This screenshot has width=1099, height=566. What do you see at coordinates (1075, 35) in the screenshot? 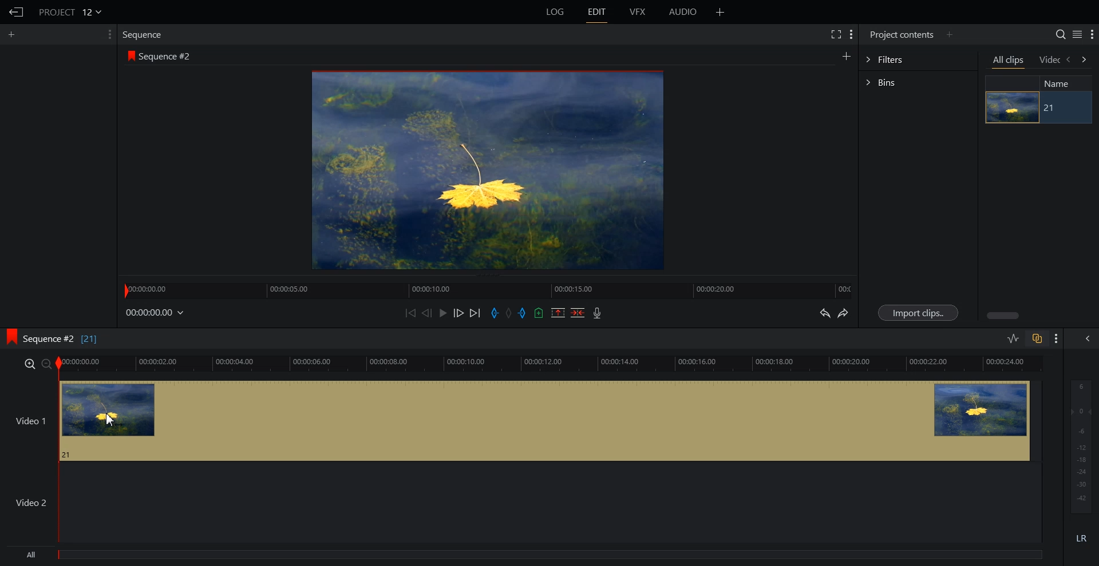
I see `Toggle between list and tile view` at bounding box center [1075, 35].